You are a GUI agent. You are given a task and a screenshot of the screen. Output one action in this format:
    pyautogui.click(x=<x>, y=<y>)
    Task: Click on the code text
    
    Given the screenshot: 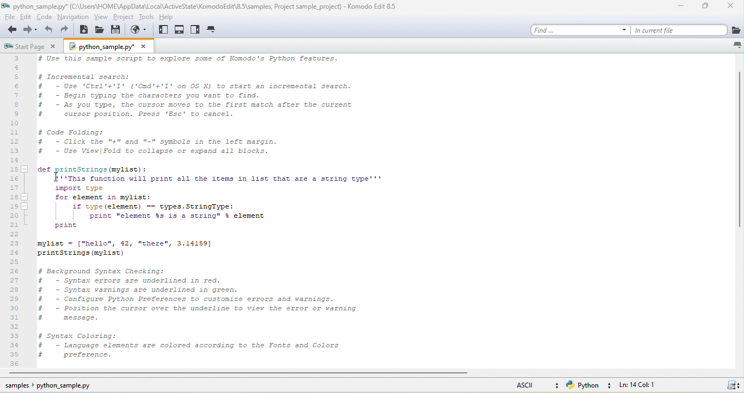 What is the action you would take?
    pyautogui.click(x=208, y=211)
    